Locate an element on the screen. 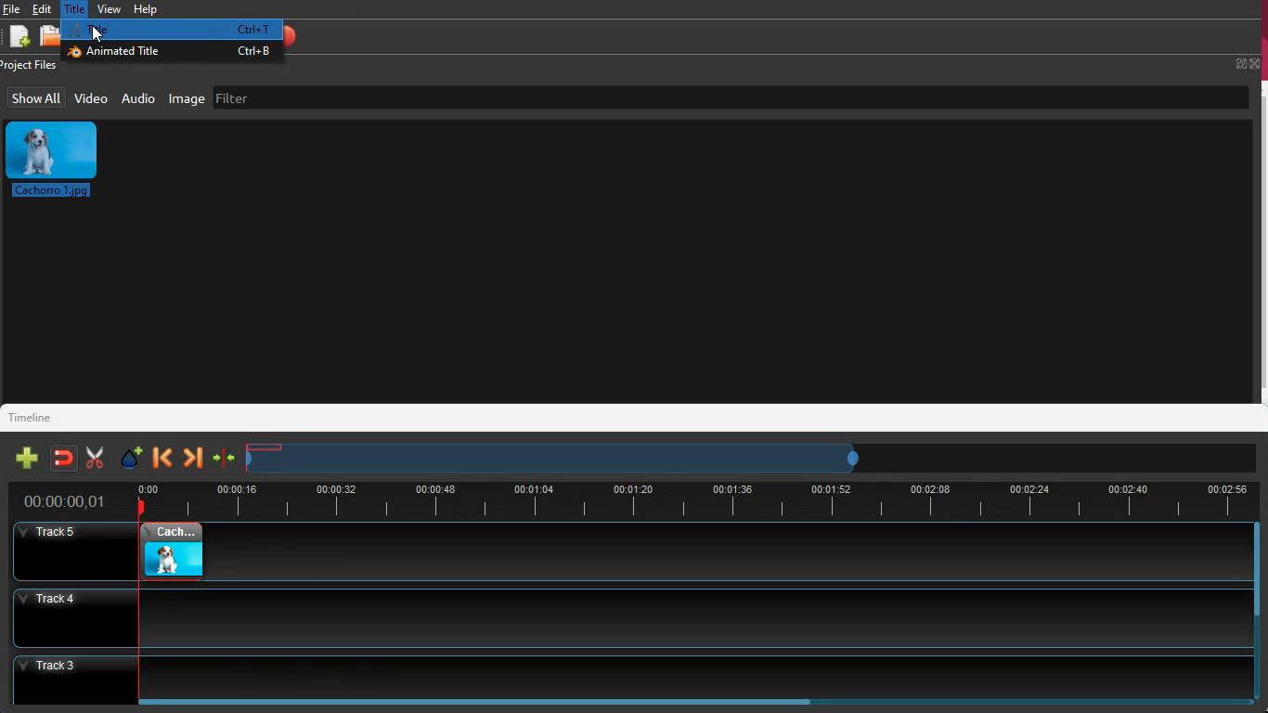 The width and height of the screenshot is (1268, 713). vertical scroll bar is located at coordinates (1260, 567).